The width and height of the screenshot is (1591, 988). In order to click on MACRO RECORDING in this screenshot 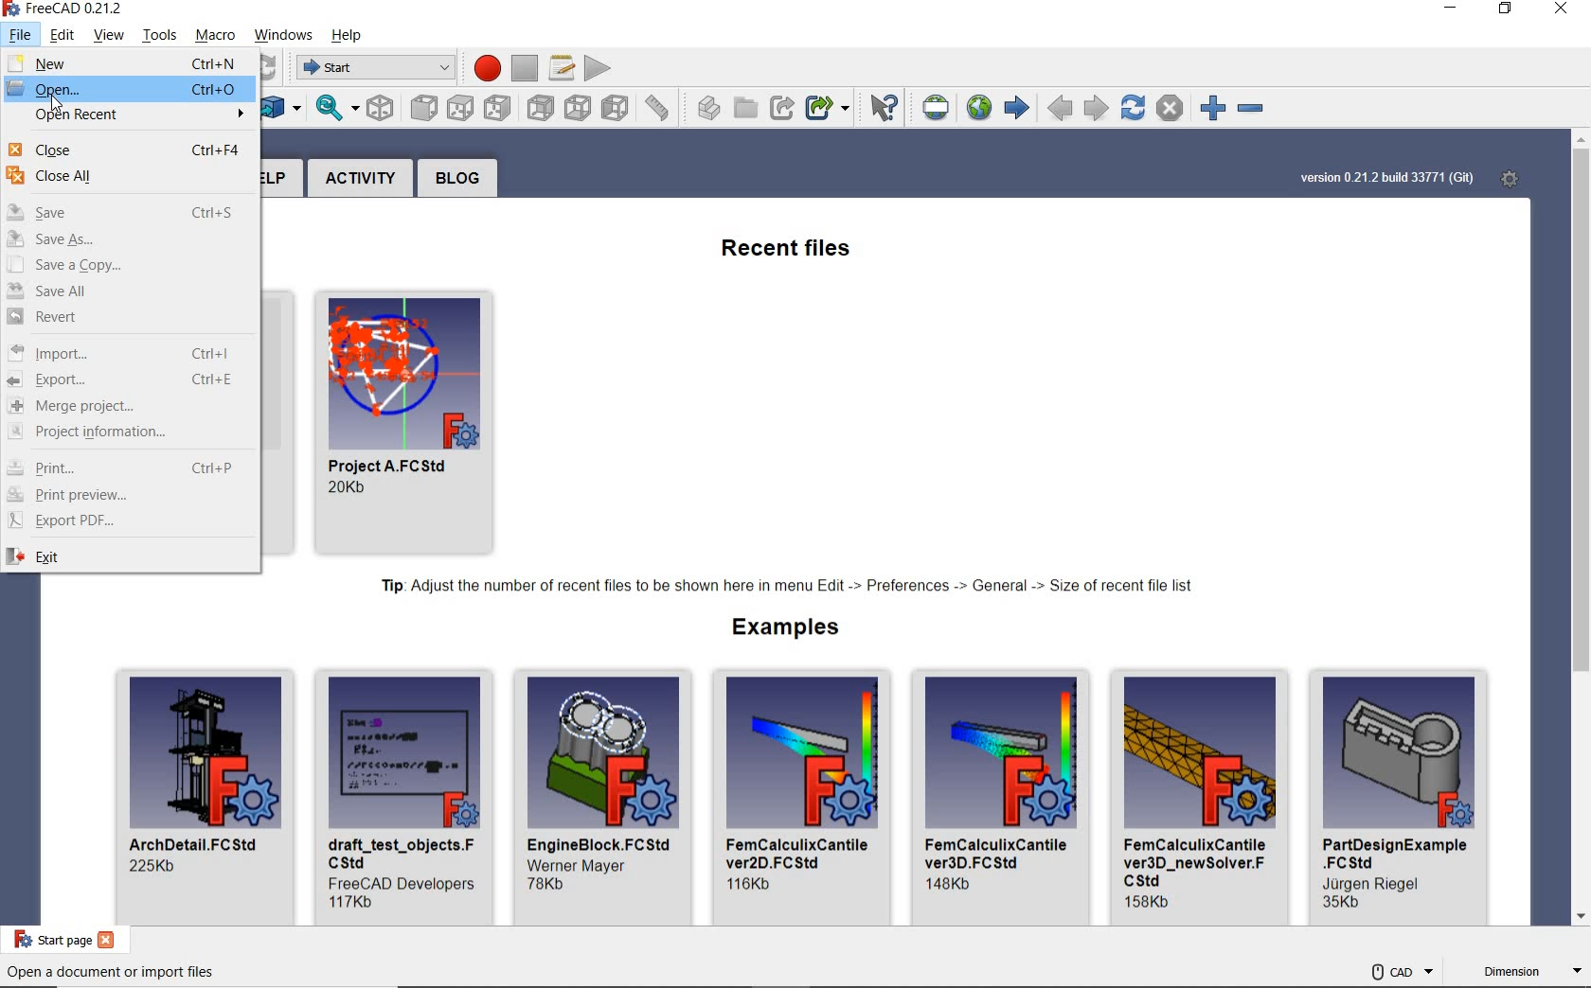, I will do `click(482, 66)`.